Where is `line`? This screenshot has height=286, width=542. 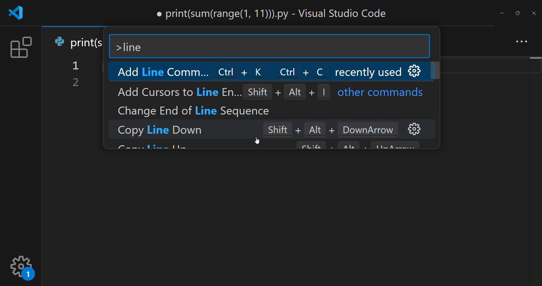
line is located at coordinates (139, 46).